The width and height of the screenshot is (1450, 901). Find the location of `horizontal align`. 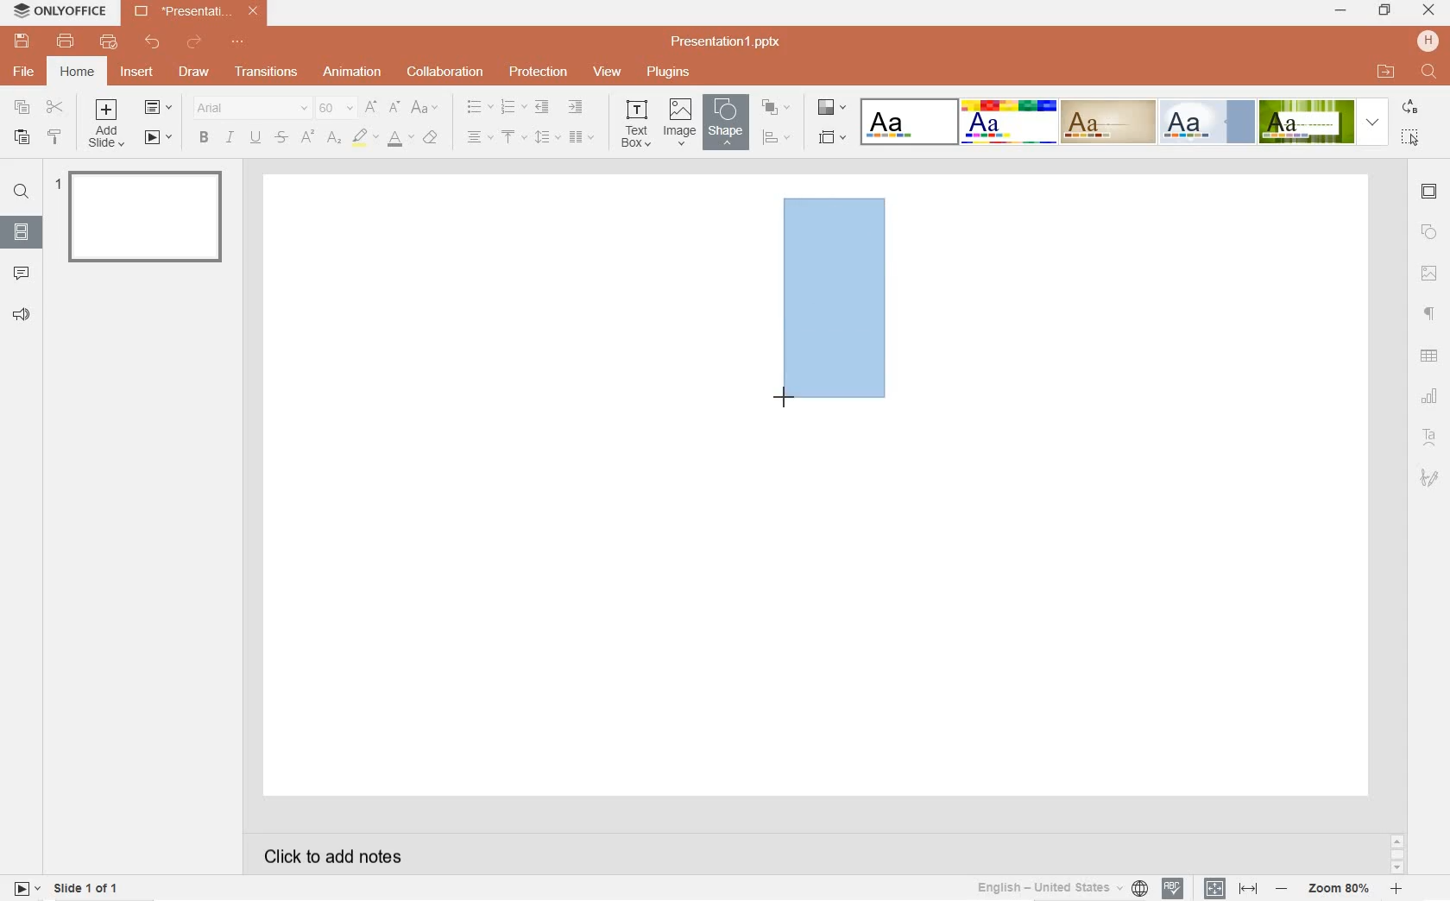

horizontal align is located at coordinates (479, 138).